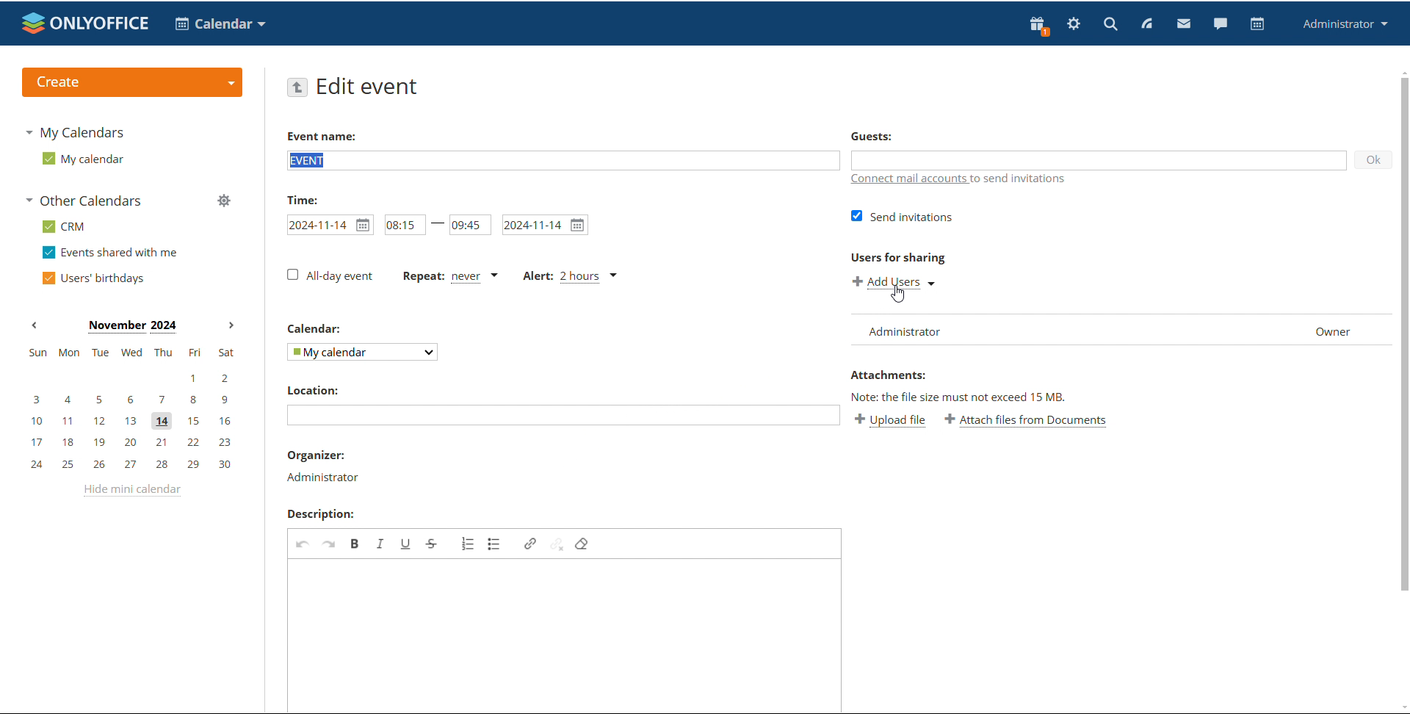 The width and height of the screenshot is (1410, 714). What do you see at coordinates (131, 443) in the screenshot?
I see `17, 18, 19, 20, 21, 22, 23` at bounding box center [131, 443].